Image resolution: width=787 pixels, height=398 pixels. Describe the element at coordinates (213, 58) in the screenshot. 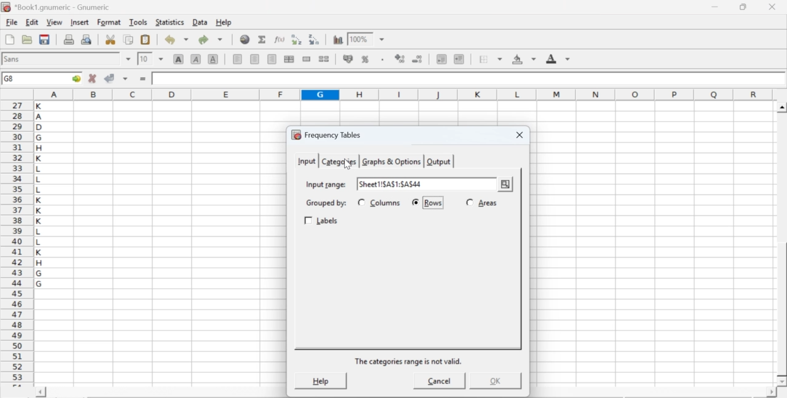

I see `underline` at that location.